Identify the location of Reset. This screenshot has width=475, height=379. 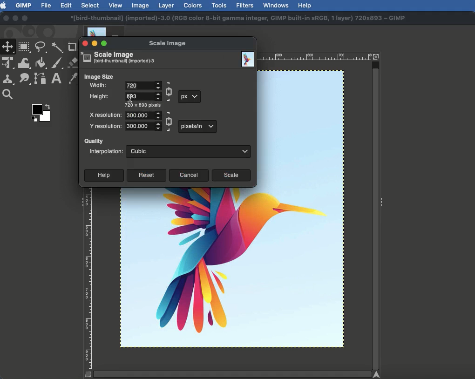
(146, 175).